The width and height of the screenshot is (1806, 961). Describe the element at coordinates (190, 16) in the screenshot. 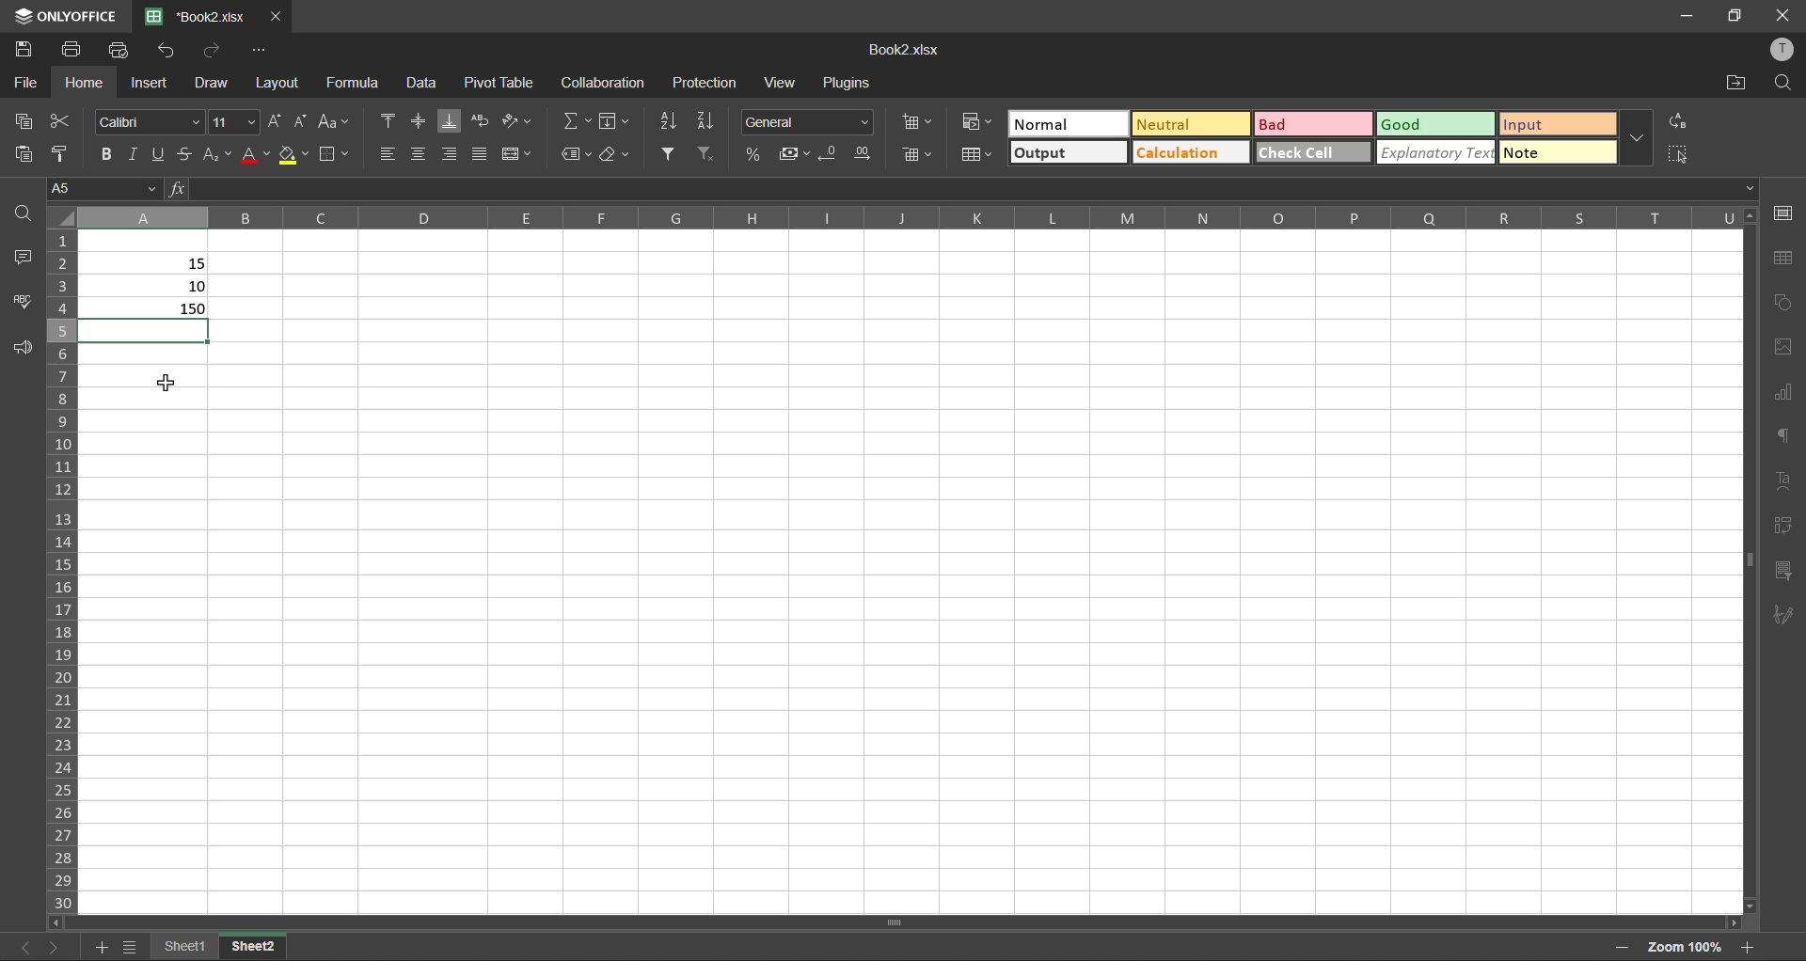

I see `book2.xlsx` at that location.